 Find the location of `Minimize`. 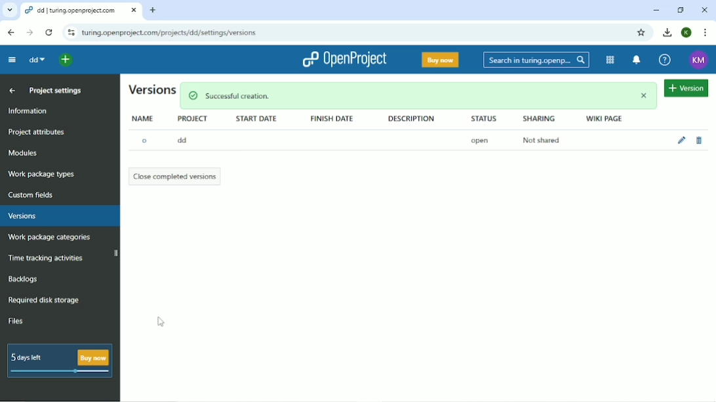

Minimize is located at coordinates (656, 10).